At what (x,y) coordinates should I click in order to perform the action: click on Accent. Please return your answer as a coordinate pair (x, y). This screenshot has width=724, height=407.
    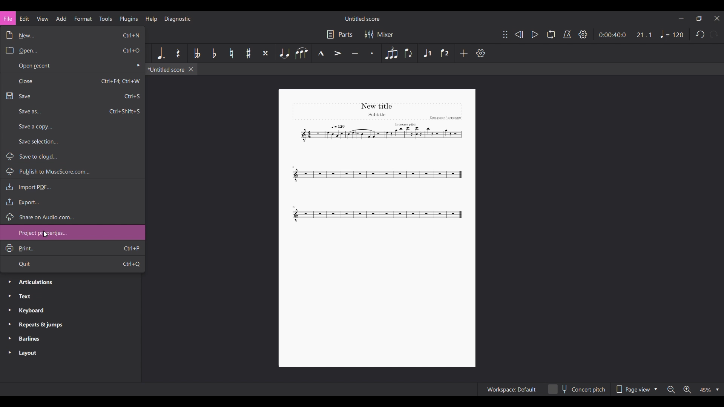
    Looking at the image, I should click on (338, 53).